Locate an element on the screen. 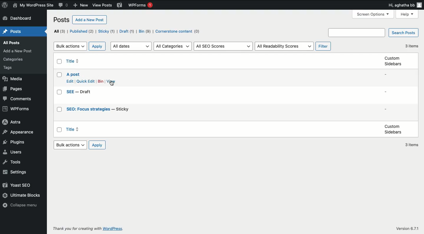  Pages is located at coordinates (11, 90).